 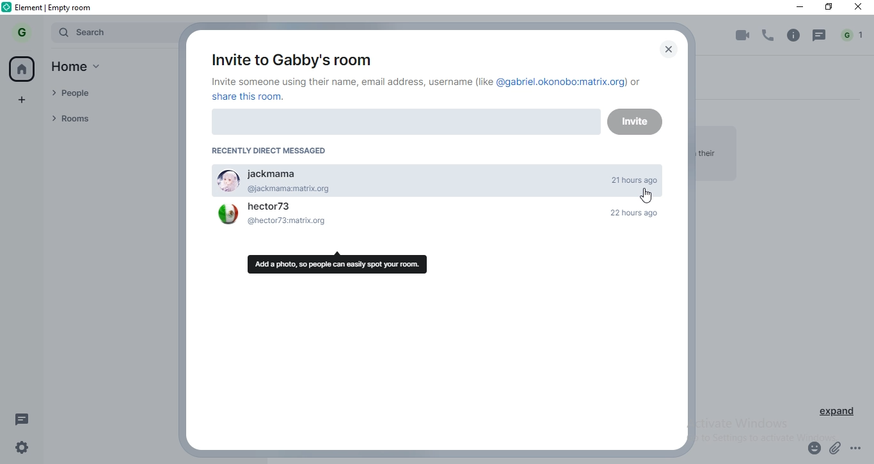 I want to click on jackmama, so click(x=436, y=174).